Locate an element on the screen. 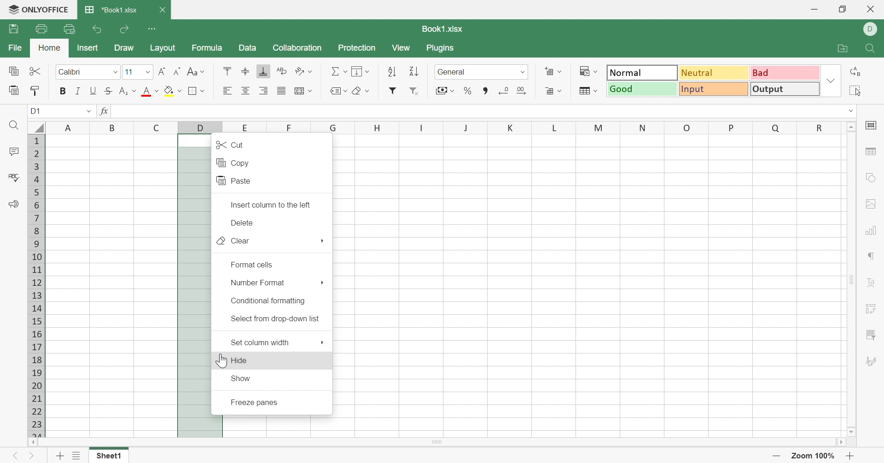  Drop Down is located at coordinates (203, 71).